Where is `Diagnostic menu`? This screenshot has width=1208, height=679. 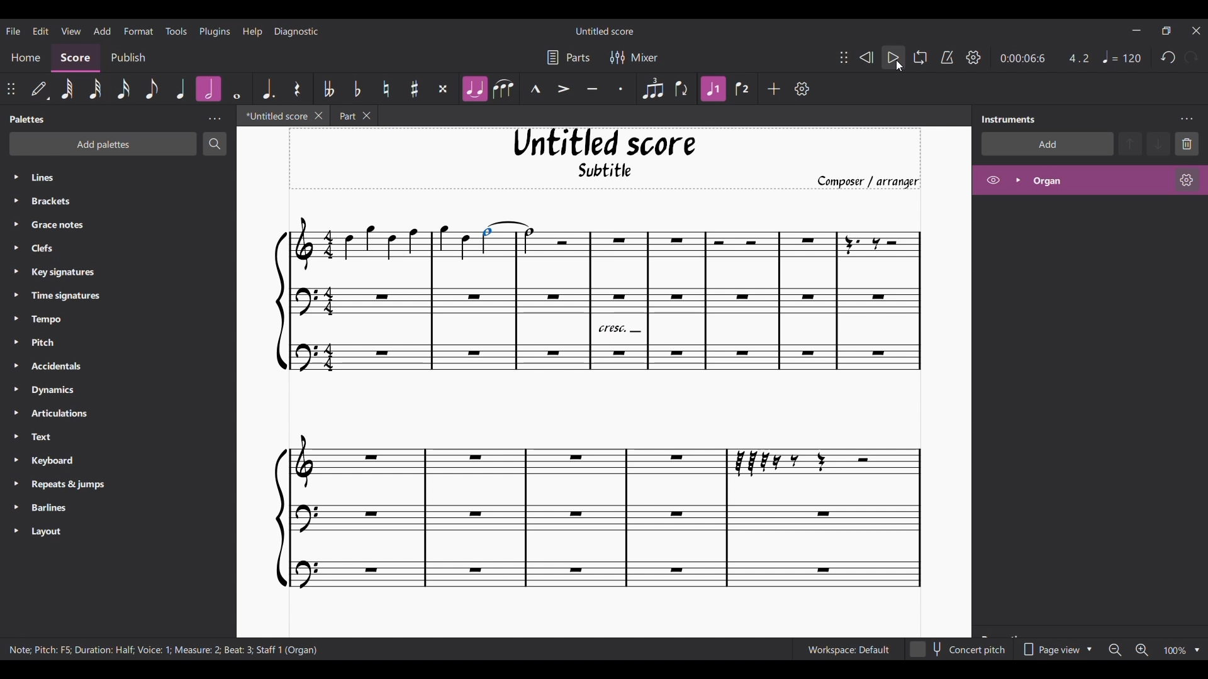 Diagnostic menu is located at coordinates (296, 31).